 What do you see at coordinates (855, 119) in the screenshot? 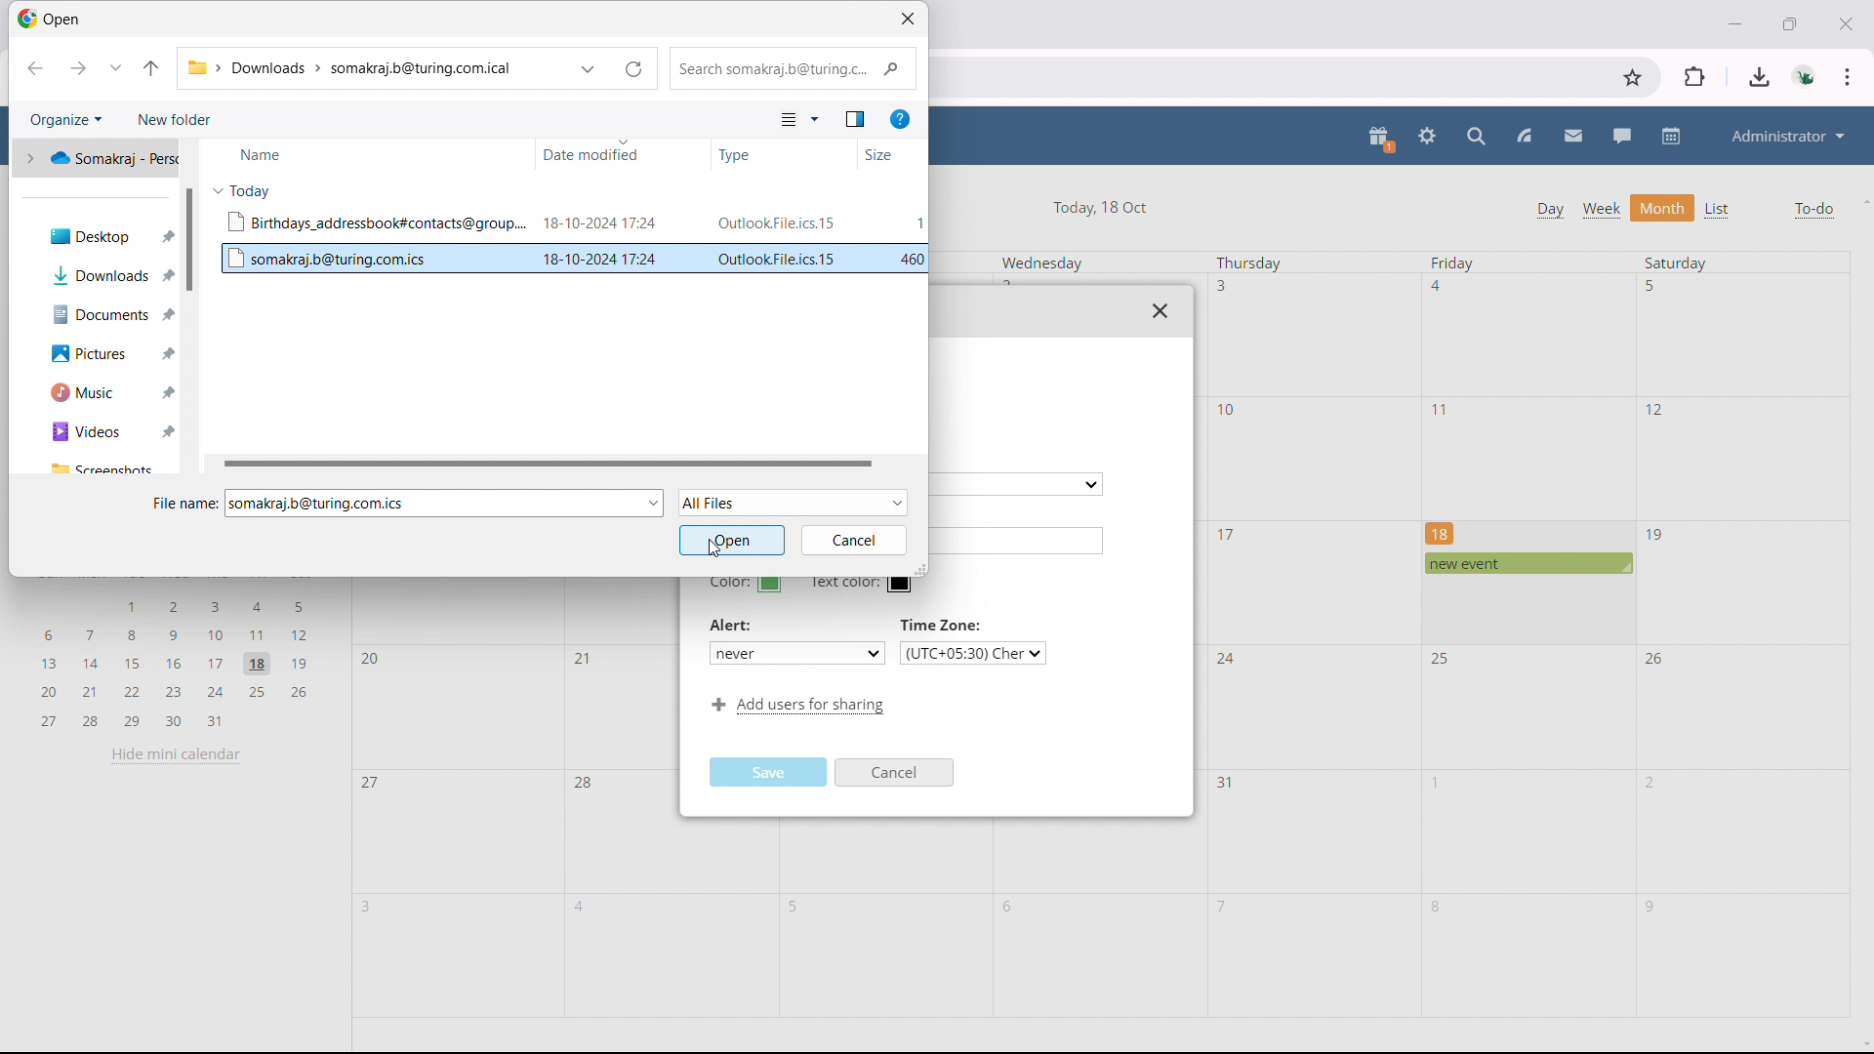
I see `preview pane` at bounding box center [855, 119].